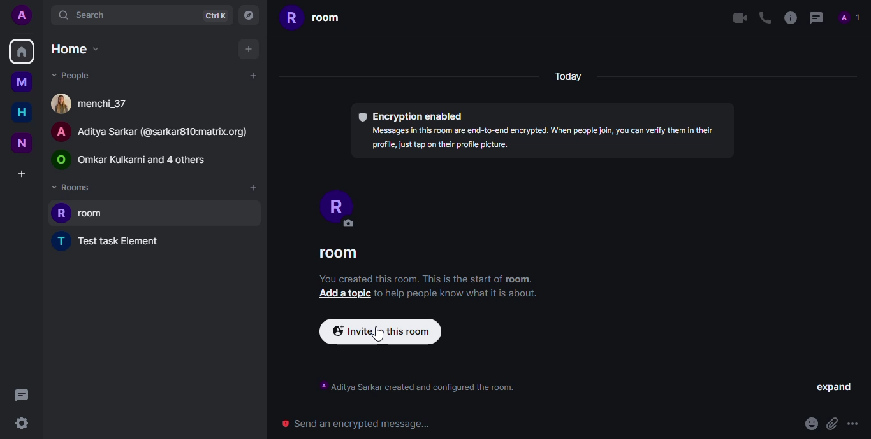 This screenshot has width=871, height=439. Describe the element at coordinates (253, 189) in the screenshot. I see `add` at that location.